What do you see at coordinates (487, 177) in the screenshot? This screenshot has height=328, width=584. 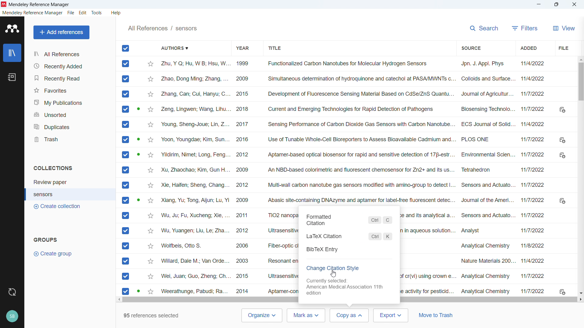 I see `Source of individual entries ` at bounding box center [487, 177].